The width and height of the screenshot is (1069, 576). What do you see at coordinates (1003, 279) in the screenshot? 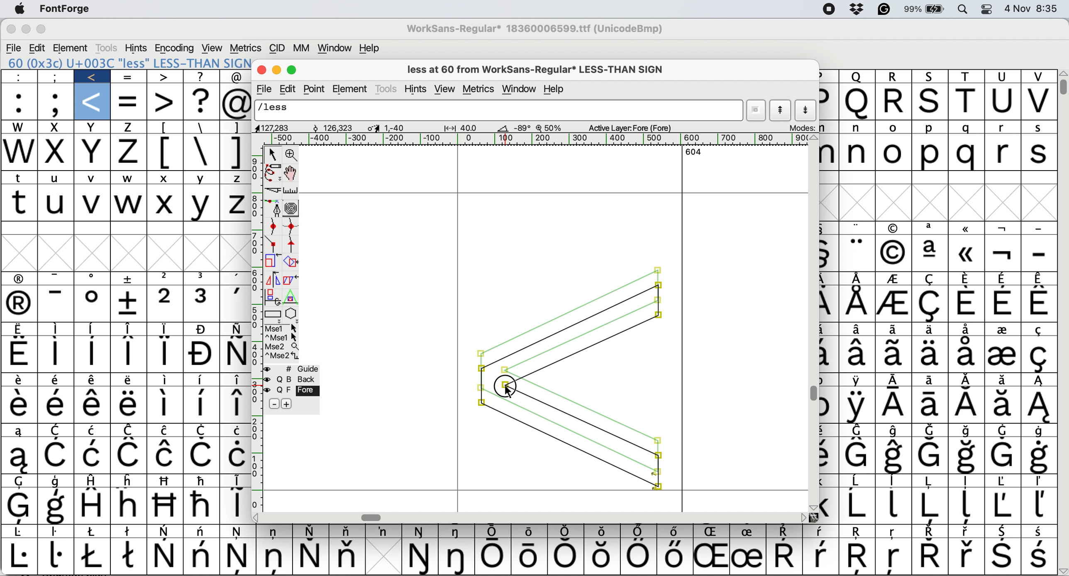
I see `Symbol` at bounding box center [1003, 279].